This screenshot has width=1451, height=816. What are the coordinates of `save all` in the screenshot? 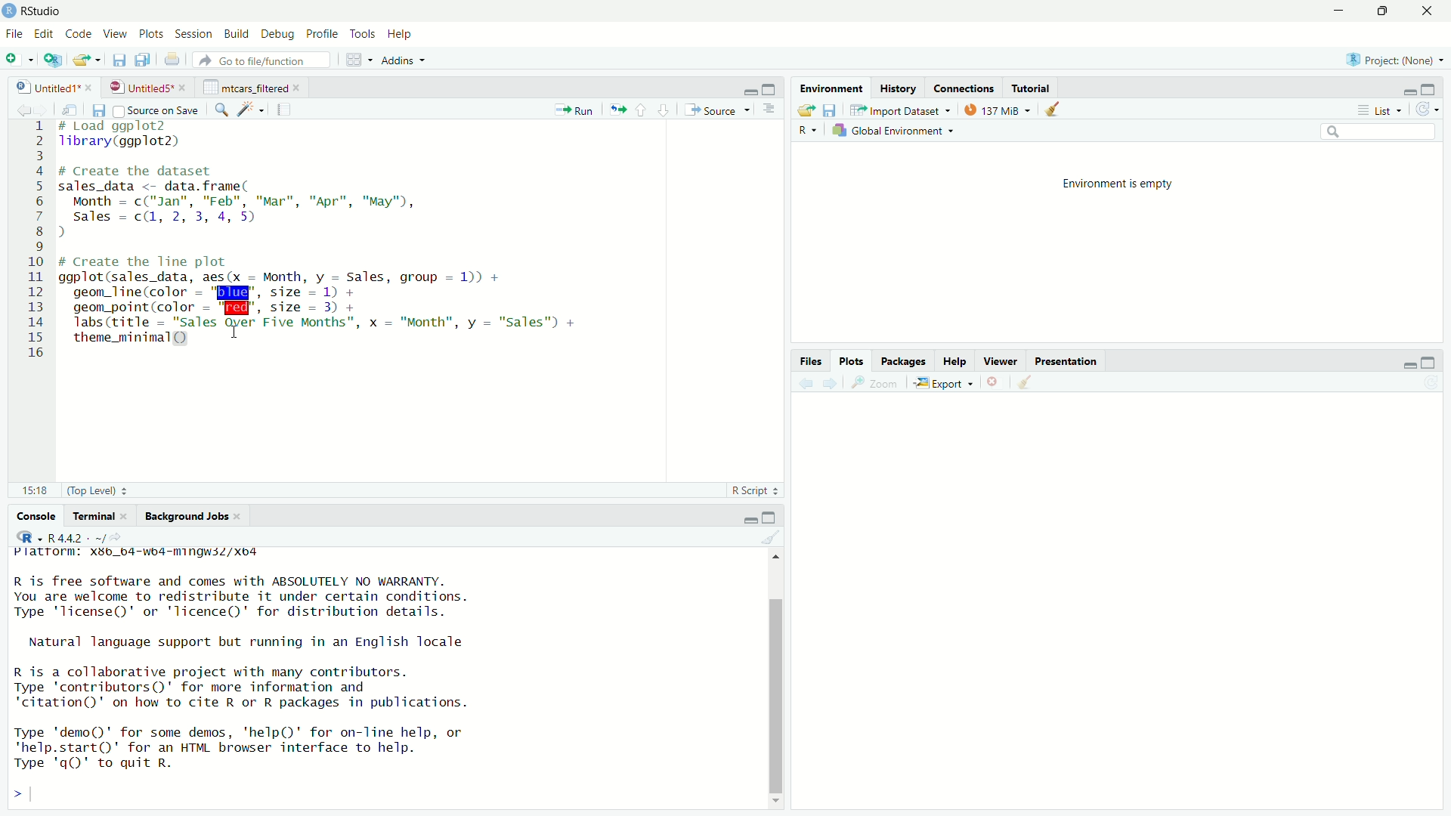 It's located at (143, 60).